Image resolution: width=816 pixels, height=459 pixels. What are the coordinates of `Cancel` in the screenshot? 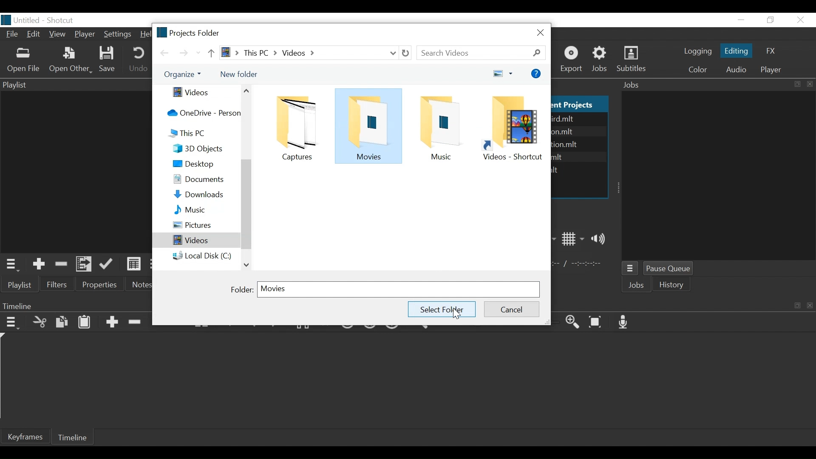 It's located at (512, 309).